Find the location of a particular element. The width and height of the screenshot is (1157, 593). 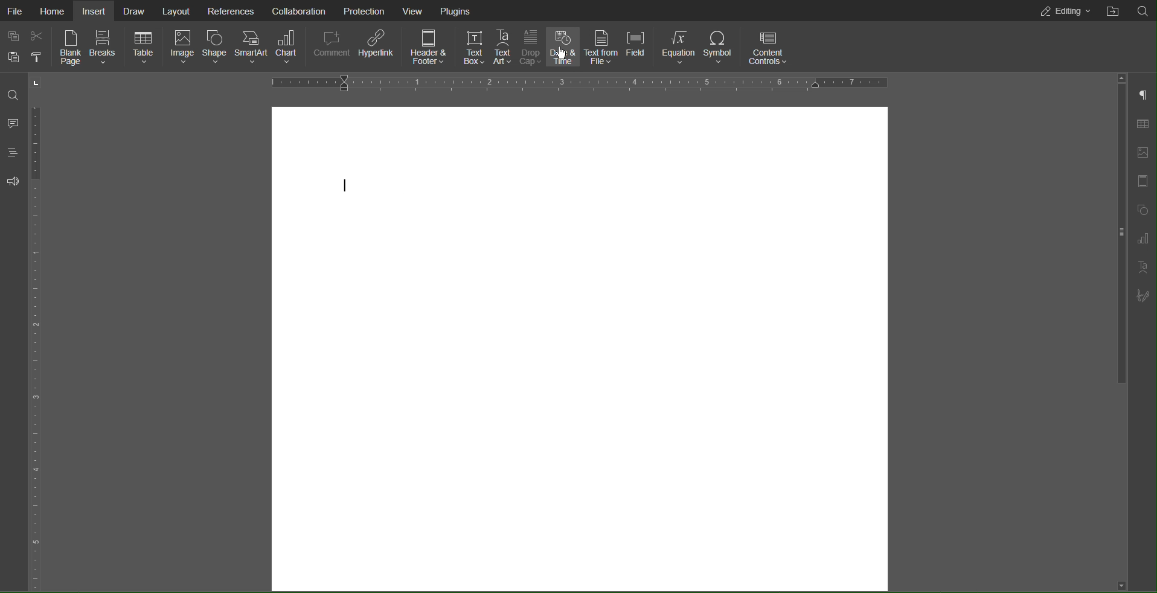

Cursor at Date & Time is located at coordinates (560, 53).